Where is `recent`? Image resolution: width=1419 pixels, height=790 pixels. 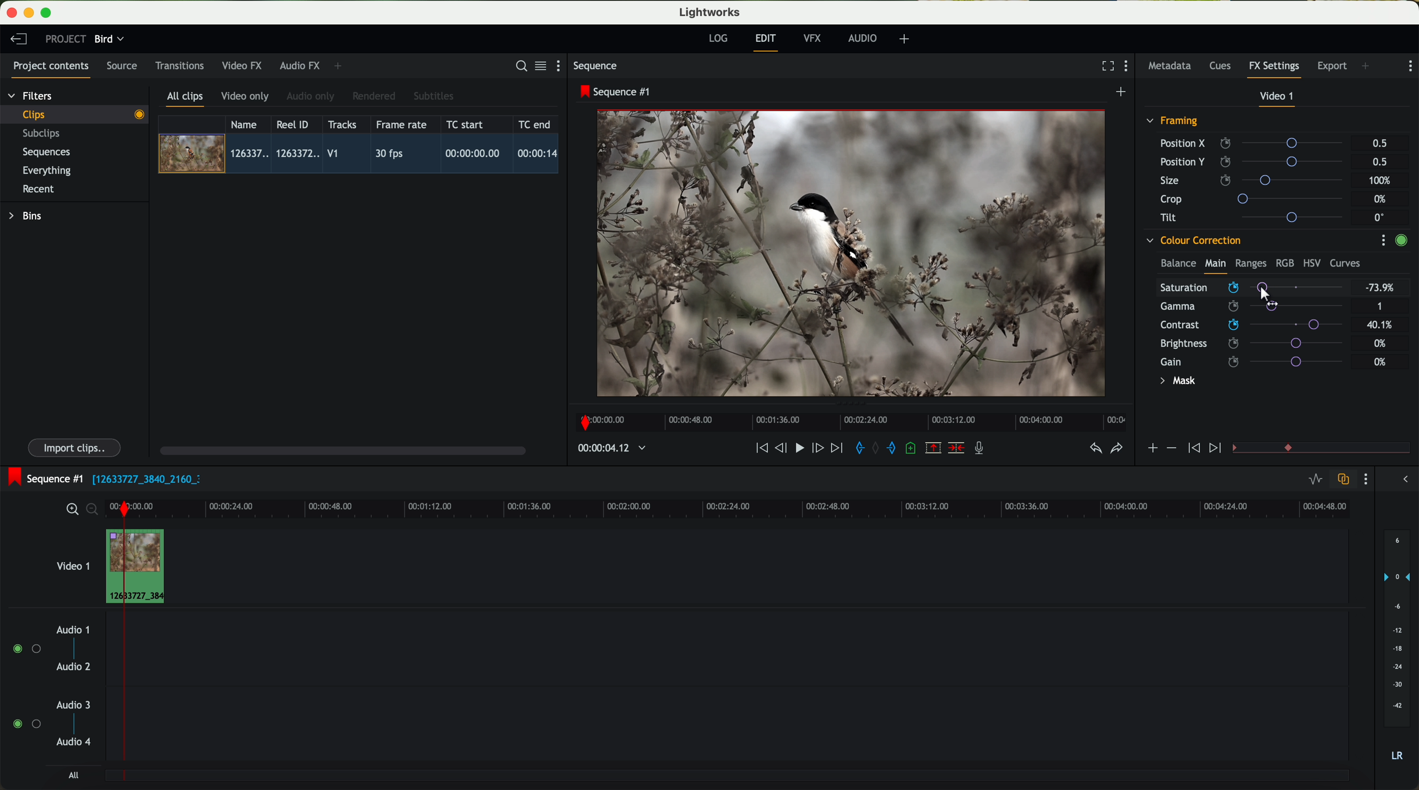
recent is located at coordinates (39, 190).